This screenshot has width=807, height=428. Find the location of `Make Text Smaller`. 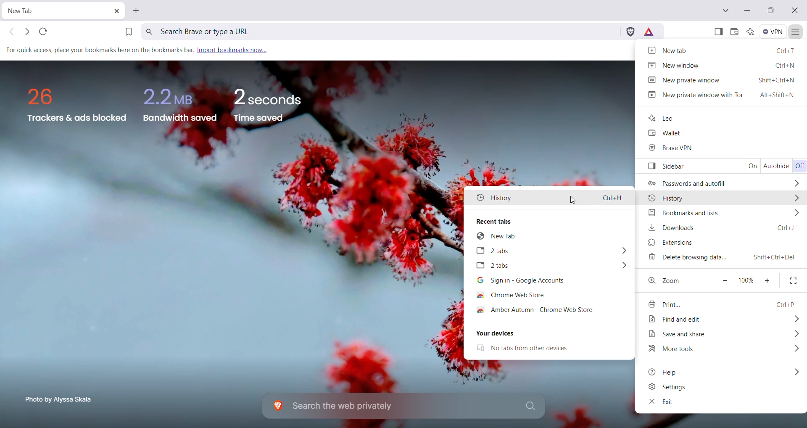

Make Text Smaller is located at coordinates (722, 281).